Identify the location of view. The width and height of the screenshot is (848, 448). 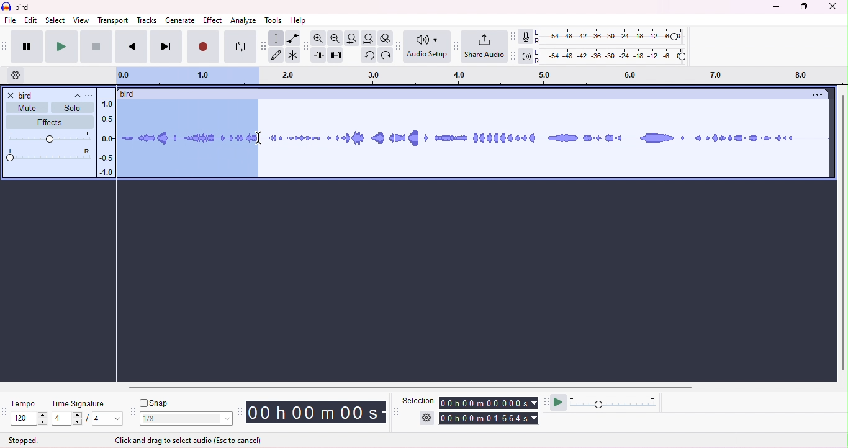
(81, 20).